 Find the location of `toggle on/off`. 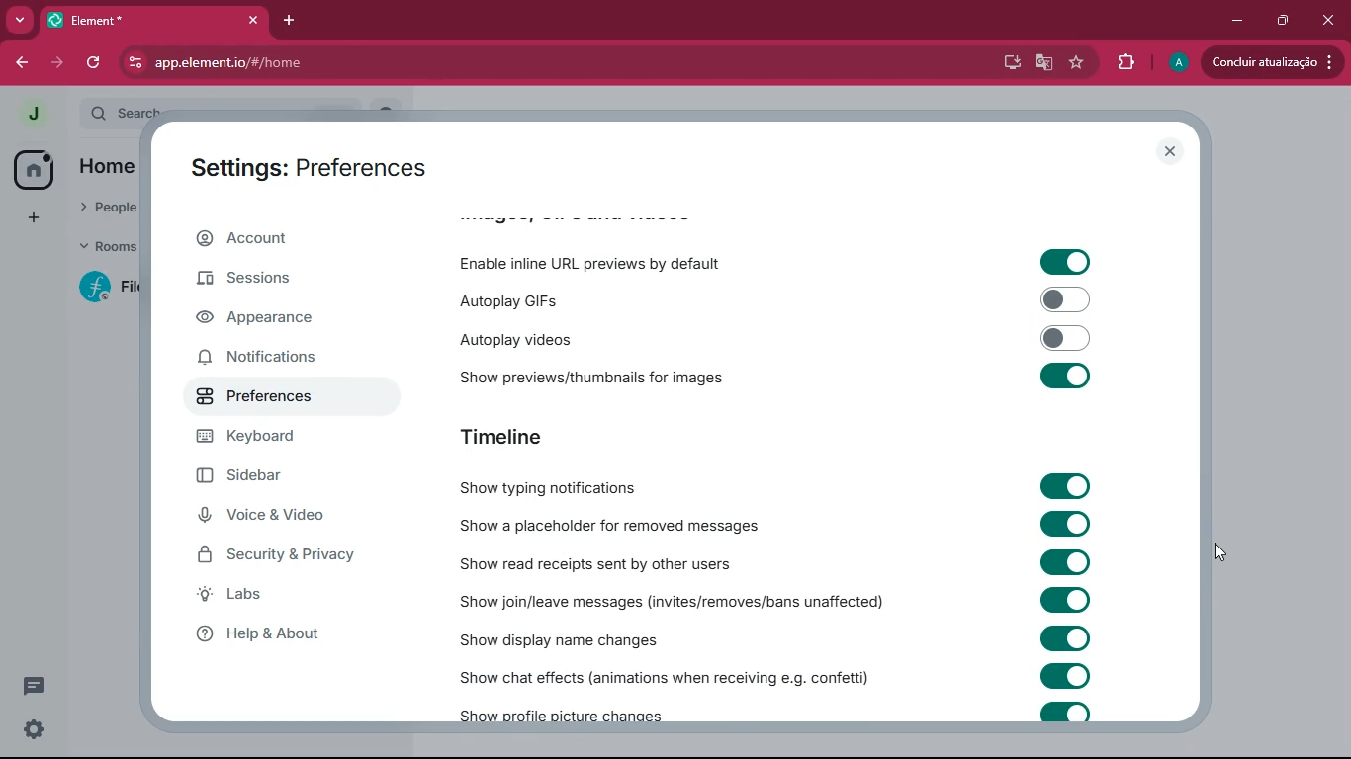

toggle on/off is located at coordinates (1065, 561).